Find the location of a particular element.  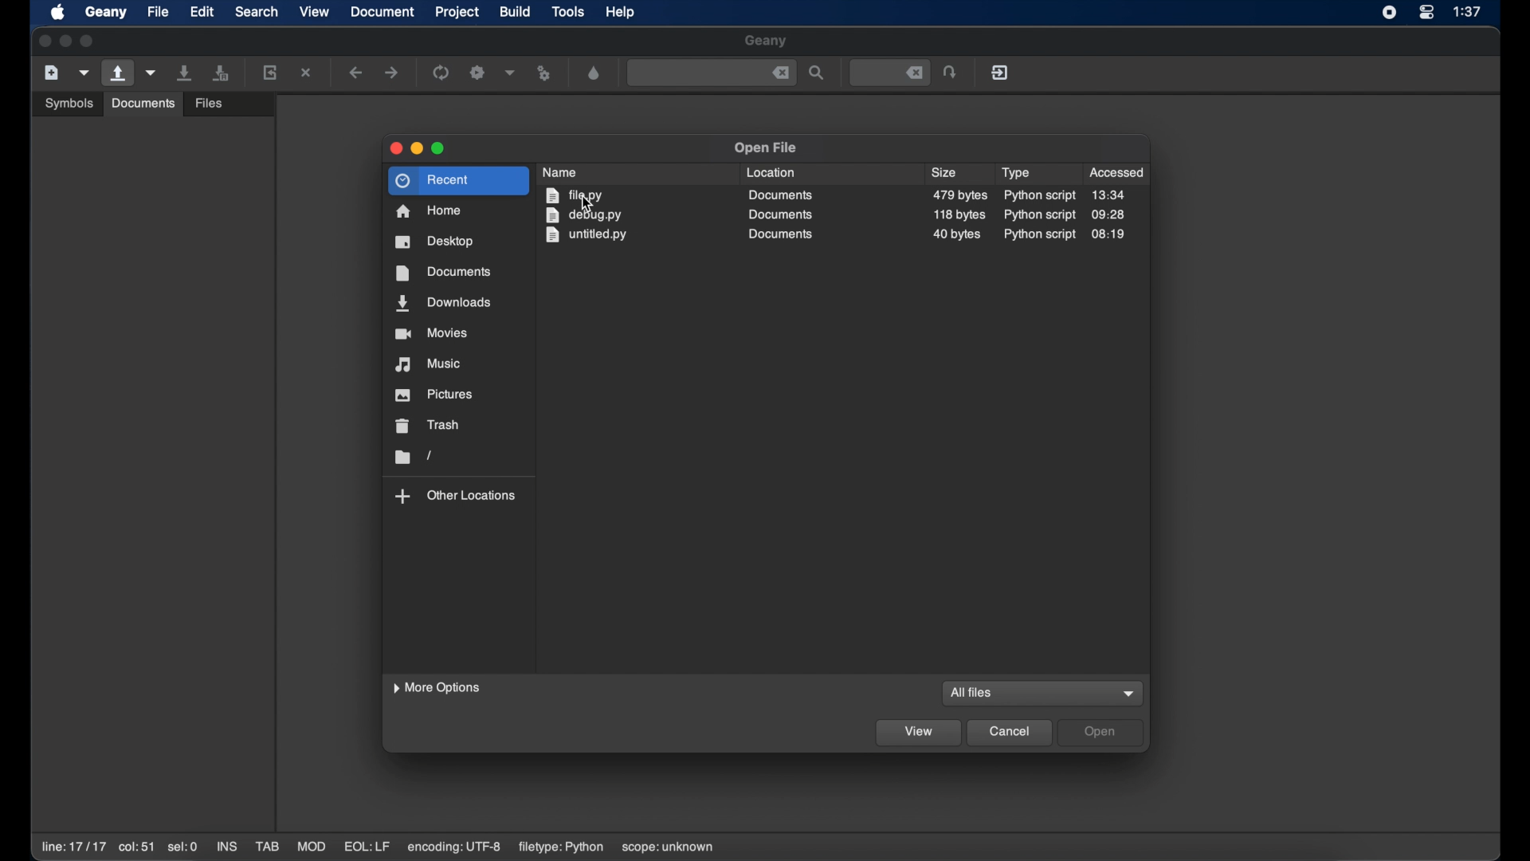

documents is located at coordinates (779, 234).